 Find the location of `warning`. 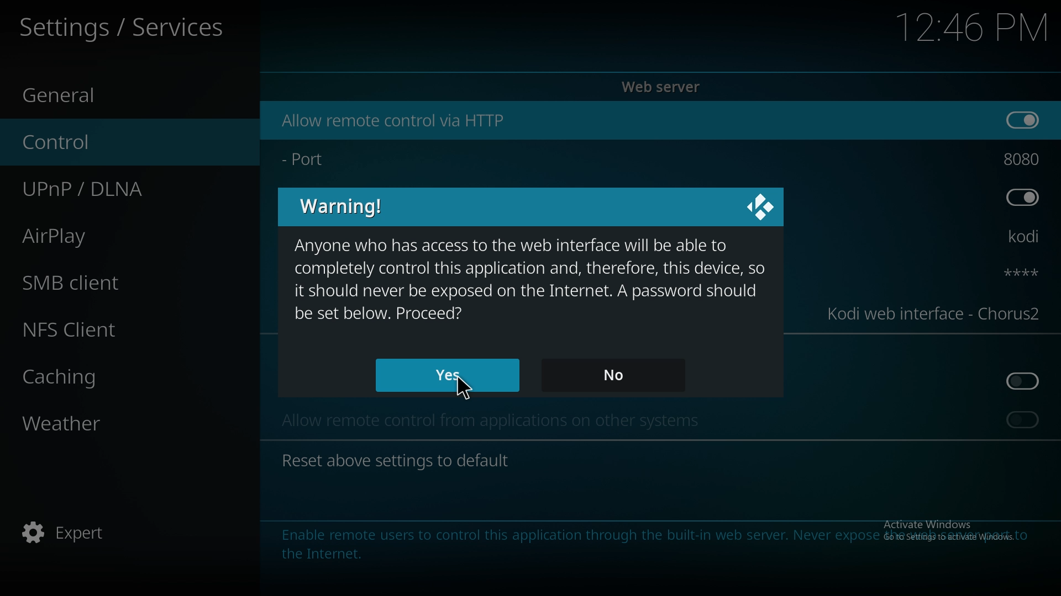

warning is located at coordinates (346, 205).